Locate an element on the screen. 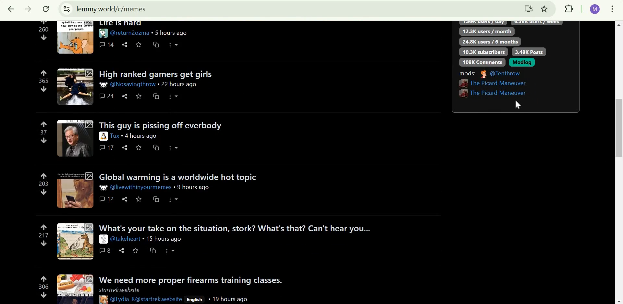 The height and width of the screenshot is (304, 623). This is guys is pissing off everybody is located at coordinates (160, 124).